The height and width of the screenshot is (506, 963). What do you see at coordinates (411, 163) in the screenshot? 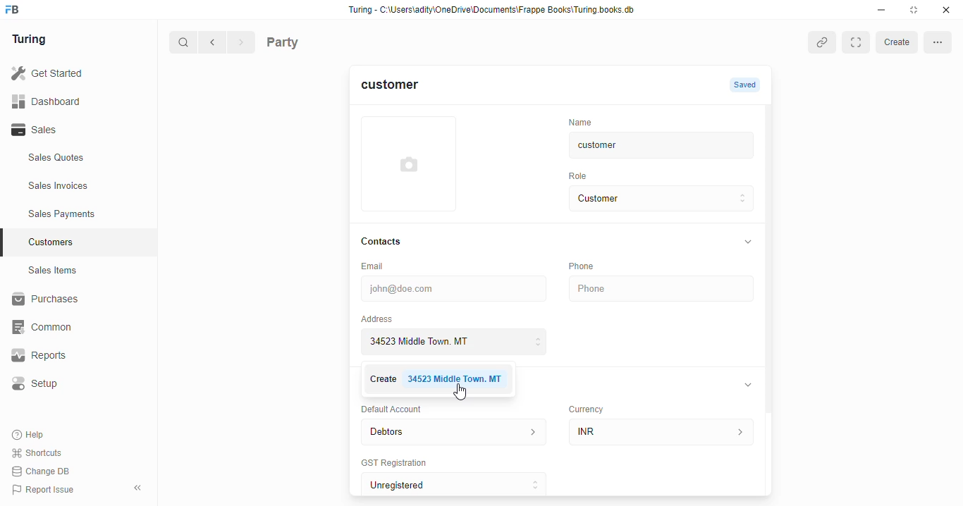
I see `add profile photo` at bounding box center [411, 163].